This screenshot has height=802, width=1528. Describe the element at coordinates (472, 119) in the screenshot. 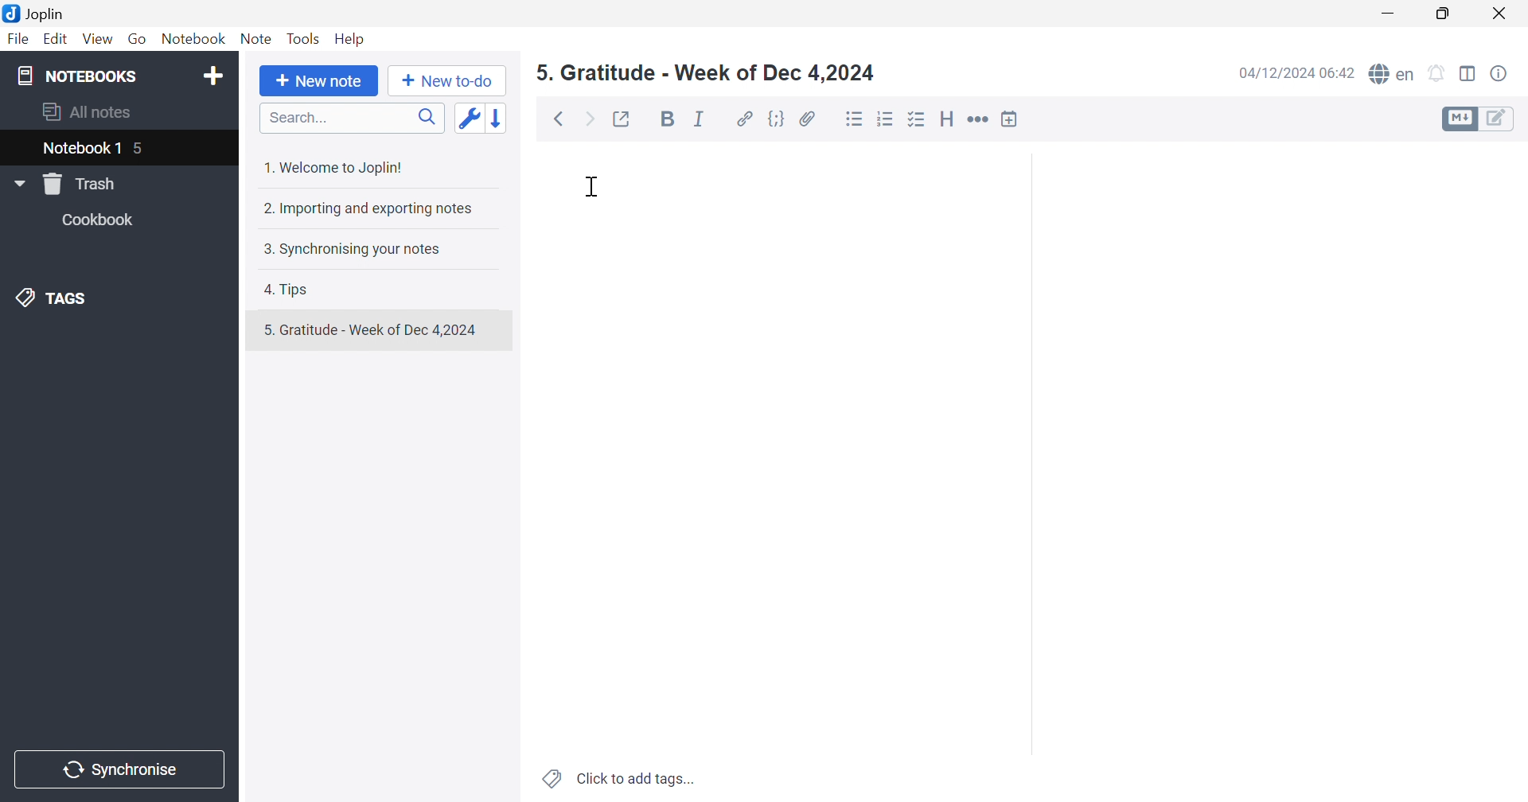

I see `Toggle sort order field` at that location.